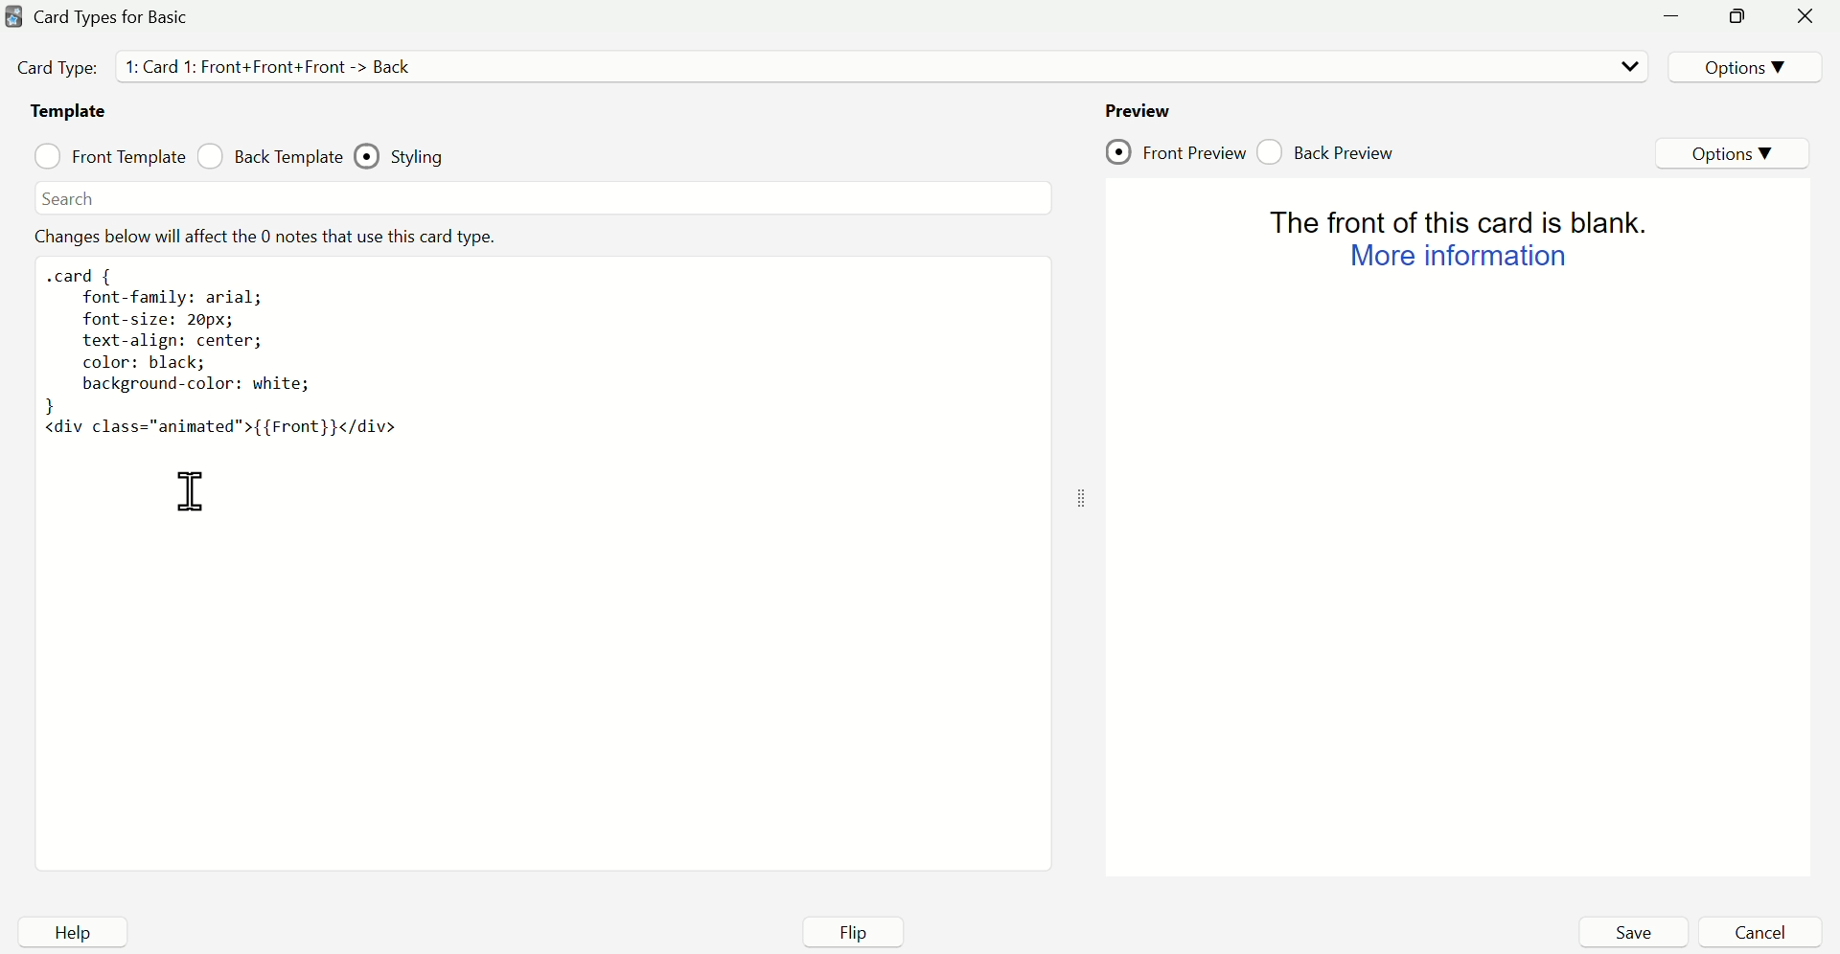 The width and height of the screenshot is (1840, 954). Describe the element at coordinates (1737, 18) in the screenshot. I see `minimize` at that location.